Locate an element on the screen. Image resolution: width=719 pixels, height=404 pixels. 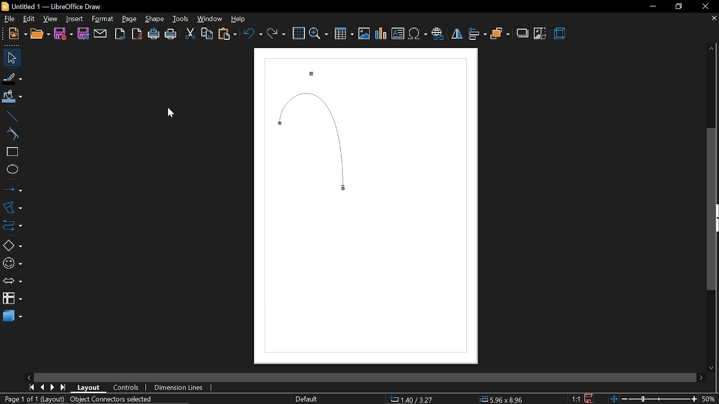
move left is located at coordinates (29, 377).